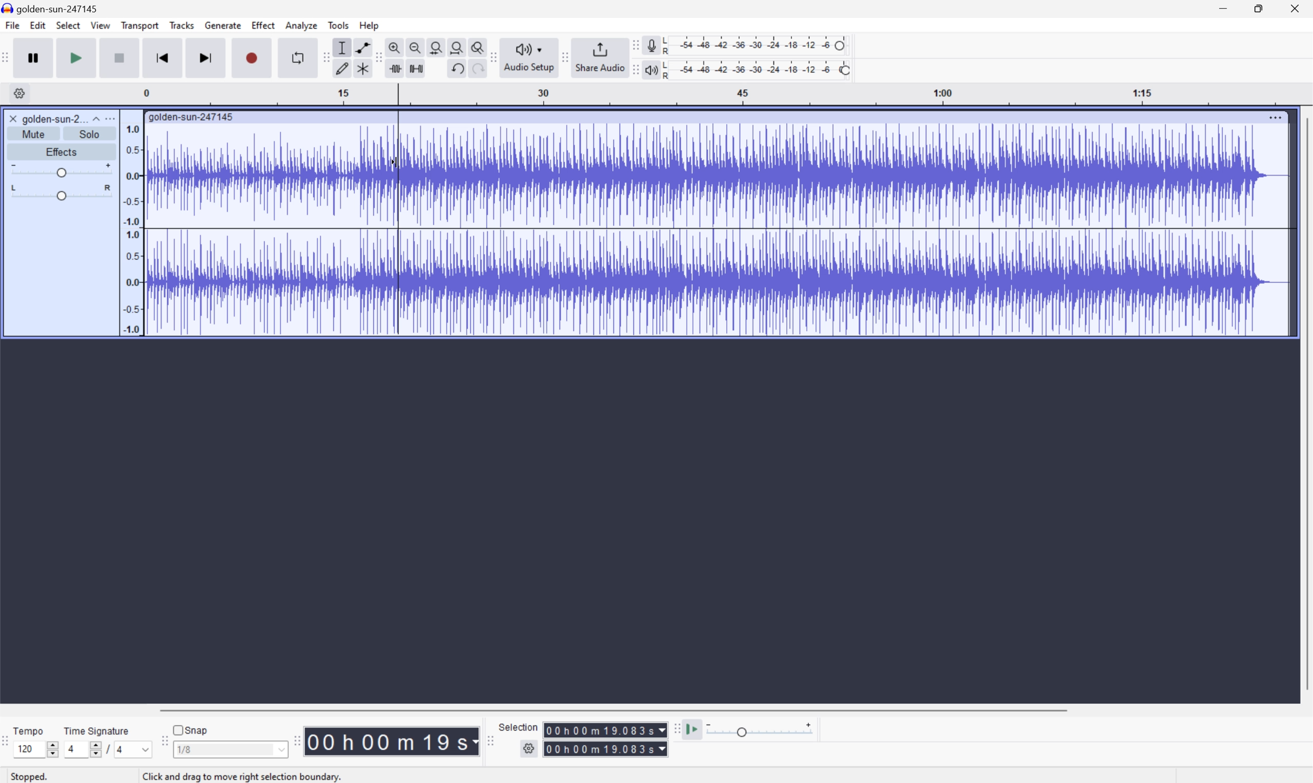 This screenshot has height=783, width=1313. What do you see at coordinates (301, 25) in the screenshot?
I see `Analyze` at bounding box center [301, 25].